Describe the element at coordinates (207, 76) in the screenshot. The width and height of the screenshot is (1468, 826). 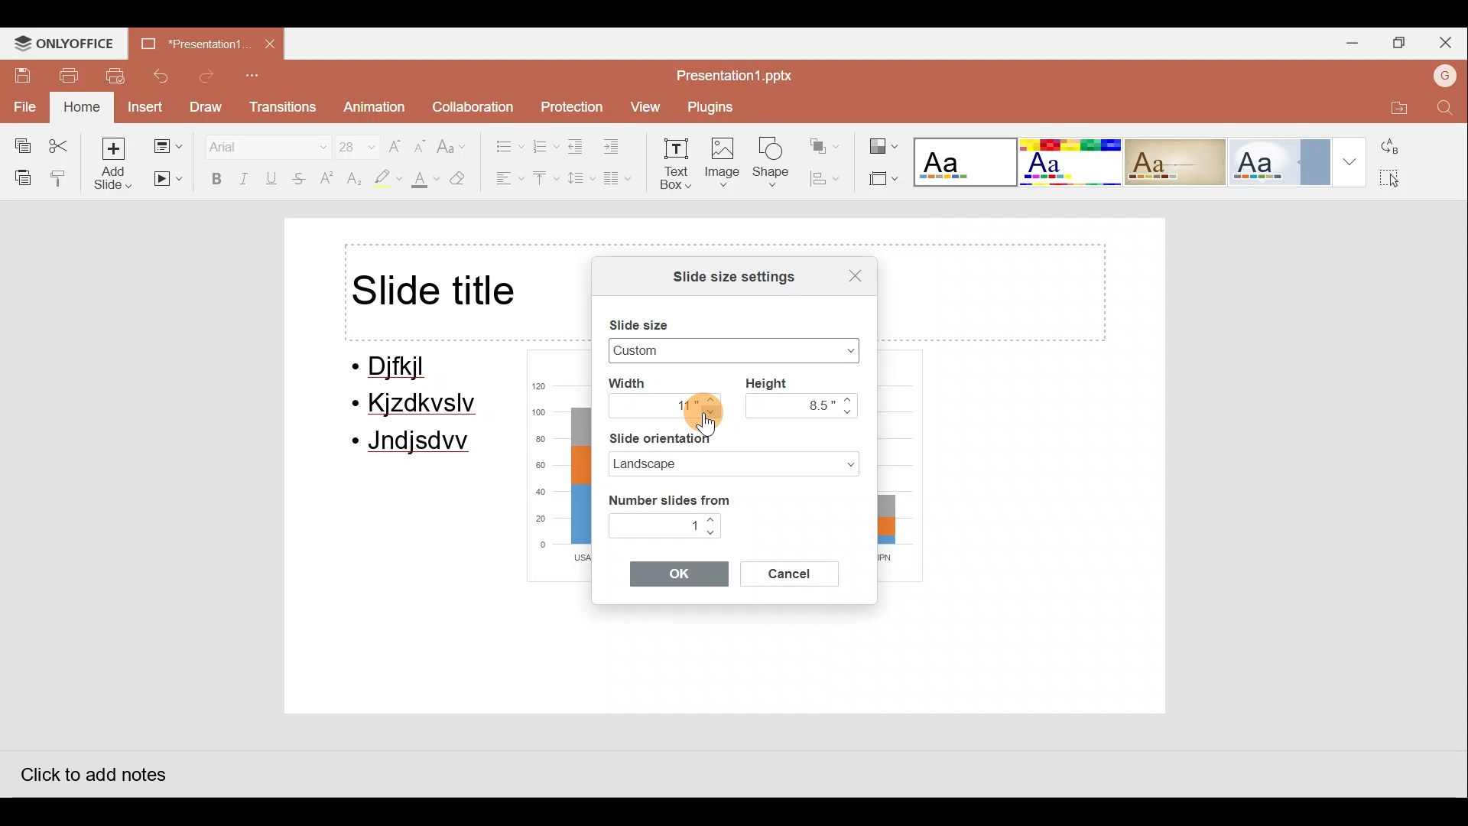
I see `Redo` at that location.